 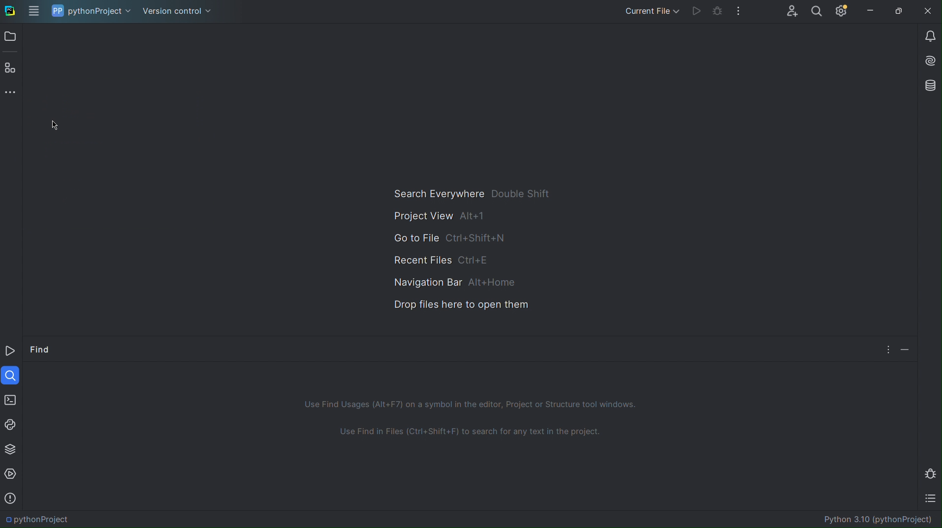 What do you see at coordinates (12, 424) in the screenshot?
I see `Python Console` at bounding box center [12, 424].